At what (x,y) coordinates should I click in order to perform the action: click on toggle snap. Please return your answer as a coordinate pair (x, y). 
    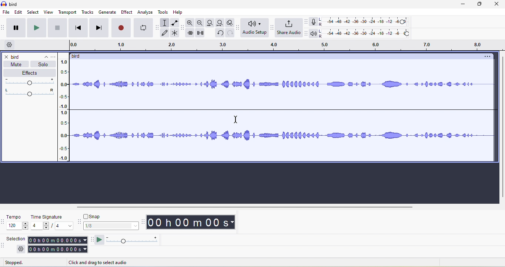
    Looking at the image, I should click on (94, 216).